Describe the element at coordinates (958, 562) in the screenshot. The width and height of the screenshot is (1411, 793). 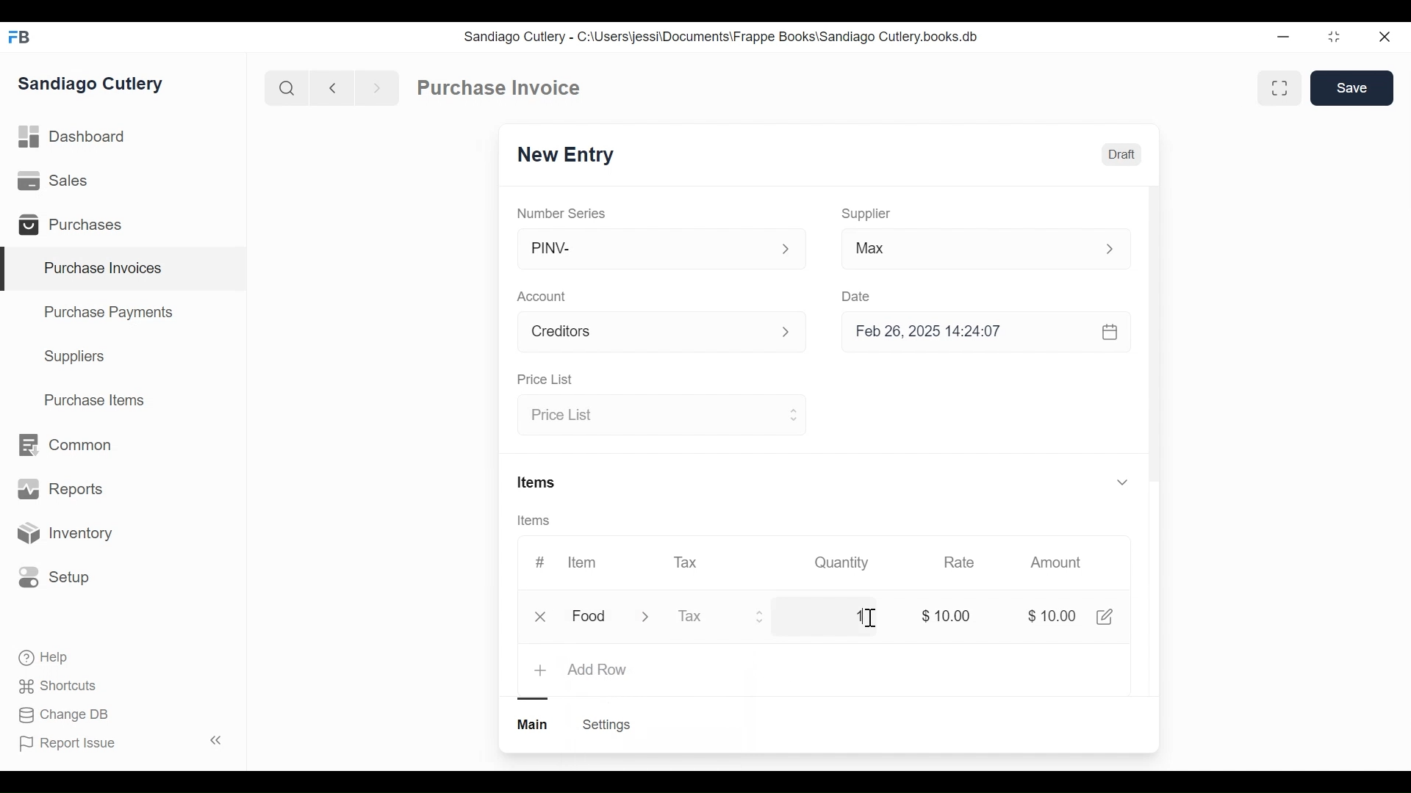
I see `Rate` at that location.